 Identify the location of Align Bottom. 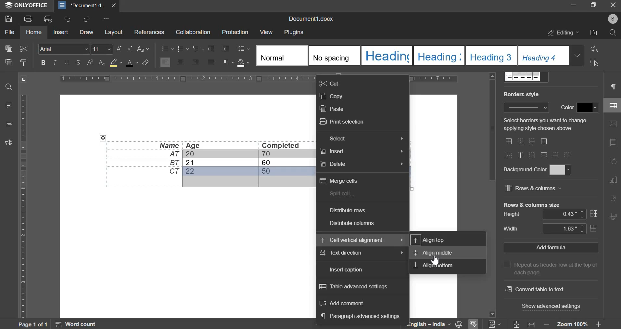
(445, 267).